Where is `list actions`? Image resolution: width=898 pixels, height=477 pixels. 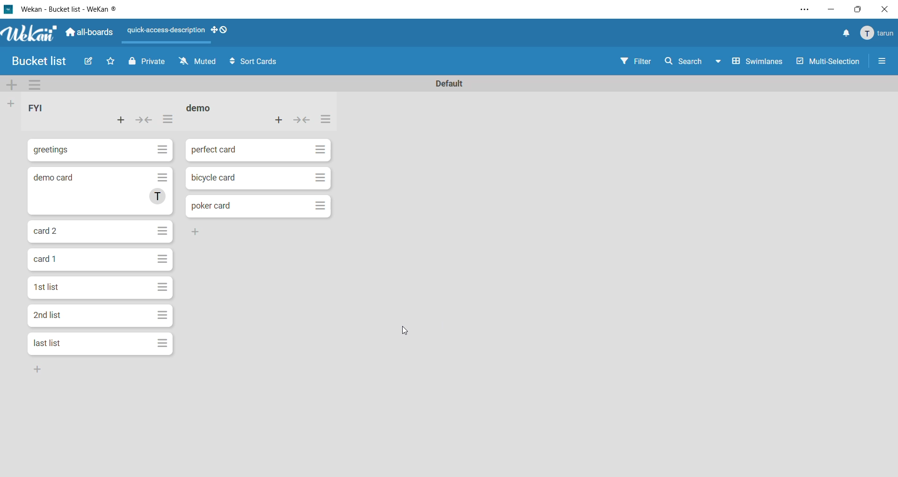
list actions is located at coordinates (329, 120).